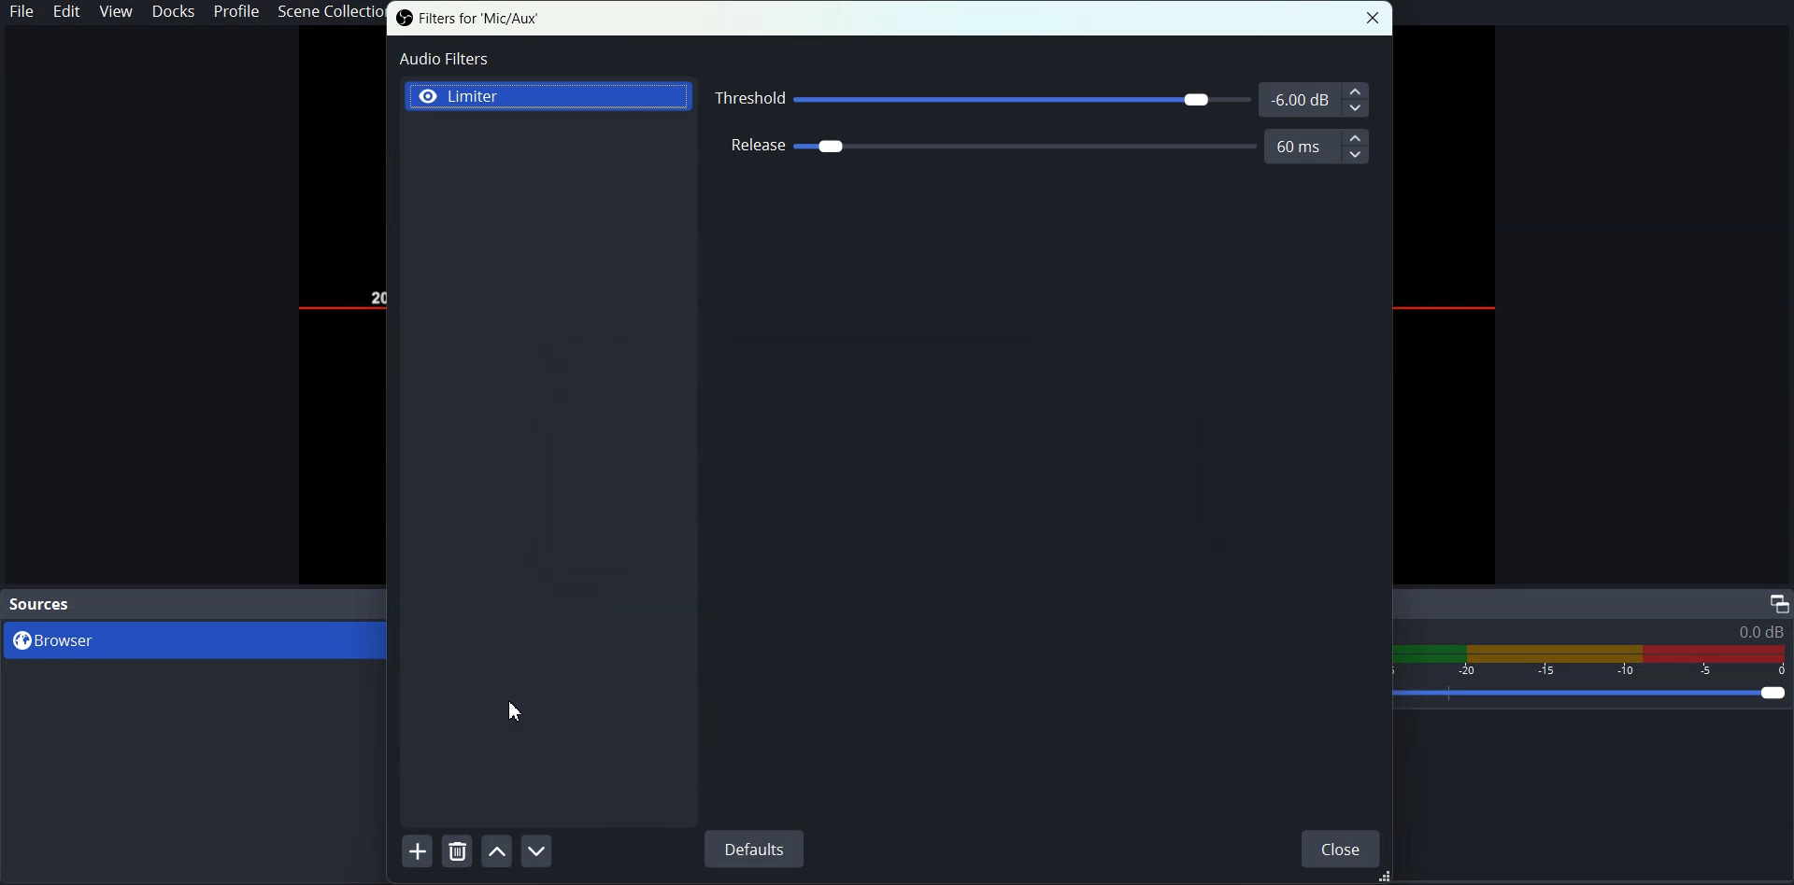  What do you see at coordinates (467, 19) in the screenshot?
I see `Filter for 'Mic/Aux'` at bounding box center [467, 19].